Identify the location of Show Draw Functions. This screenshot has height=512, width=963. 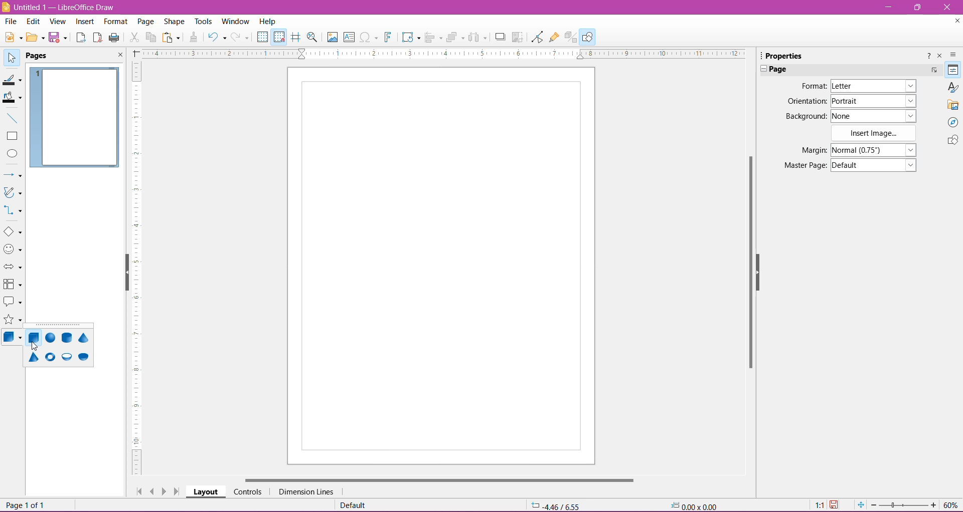
(587, 37).